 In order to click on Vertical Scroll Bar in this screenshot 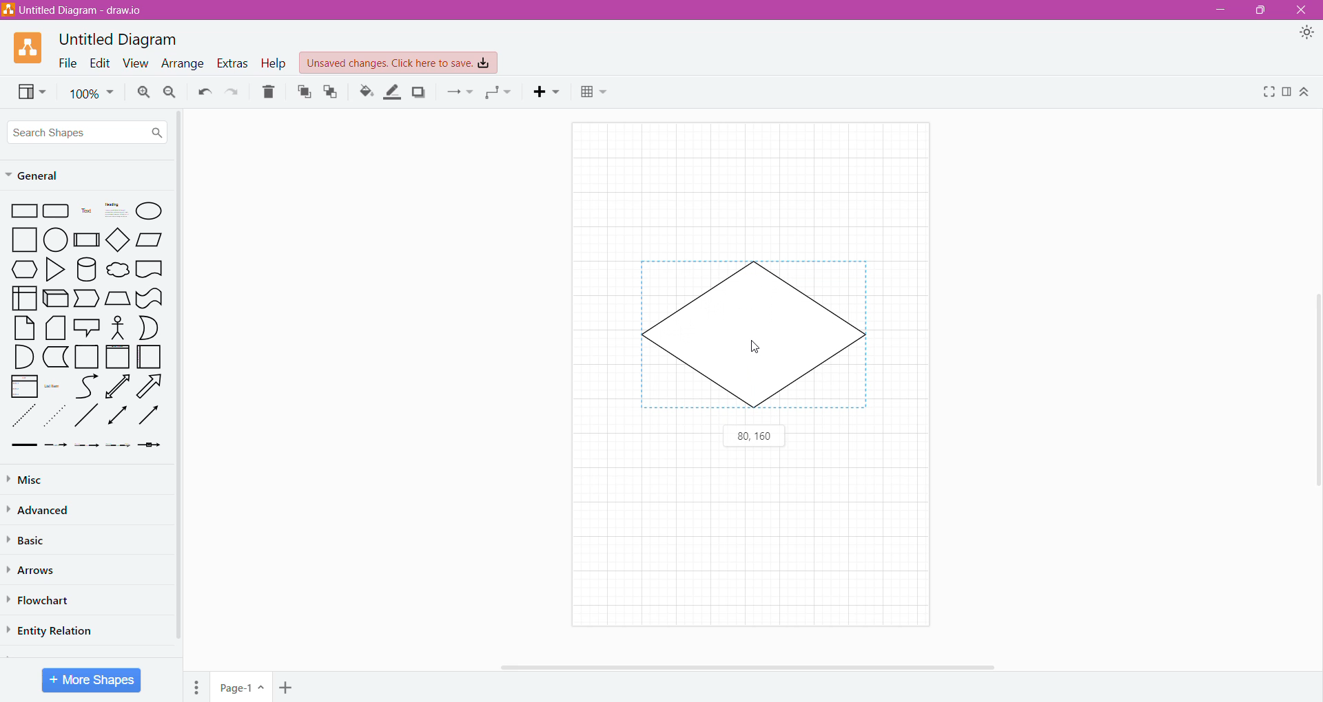, I will do `click(178, 379)`.